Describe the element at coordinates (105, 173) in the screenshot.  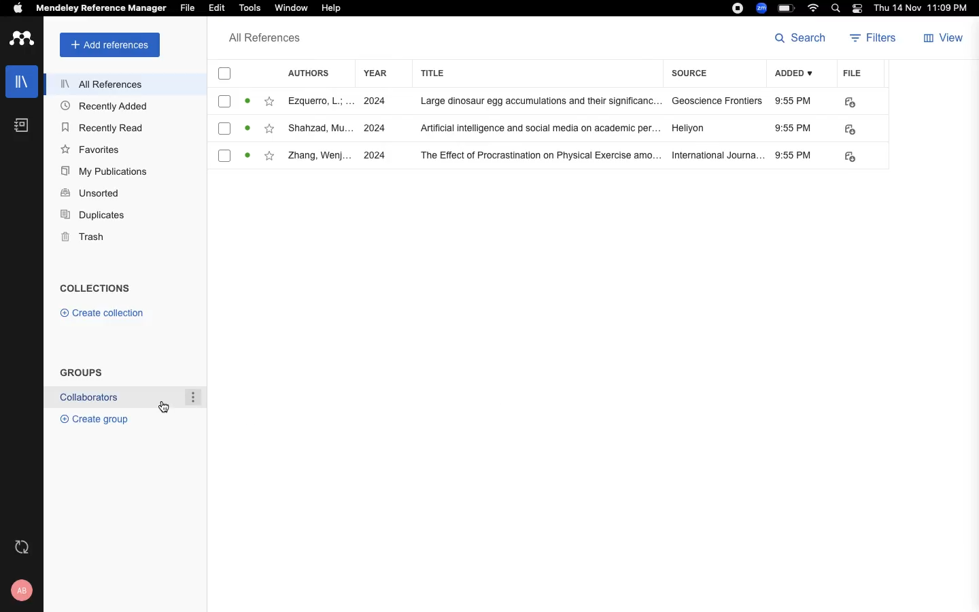
I see `My Publications` at that location.